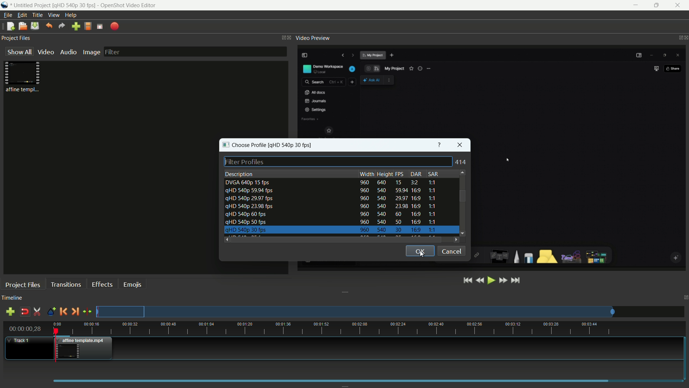  What do you see at coordinates (12, 298) in the screenshot?
I see `timeline` at bounding box center [12, 298].